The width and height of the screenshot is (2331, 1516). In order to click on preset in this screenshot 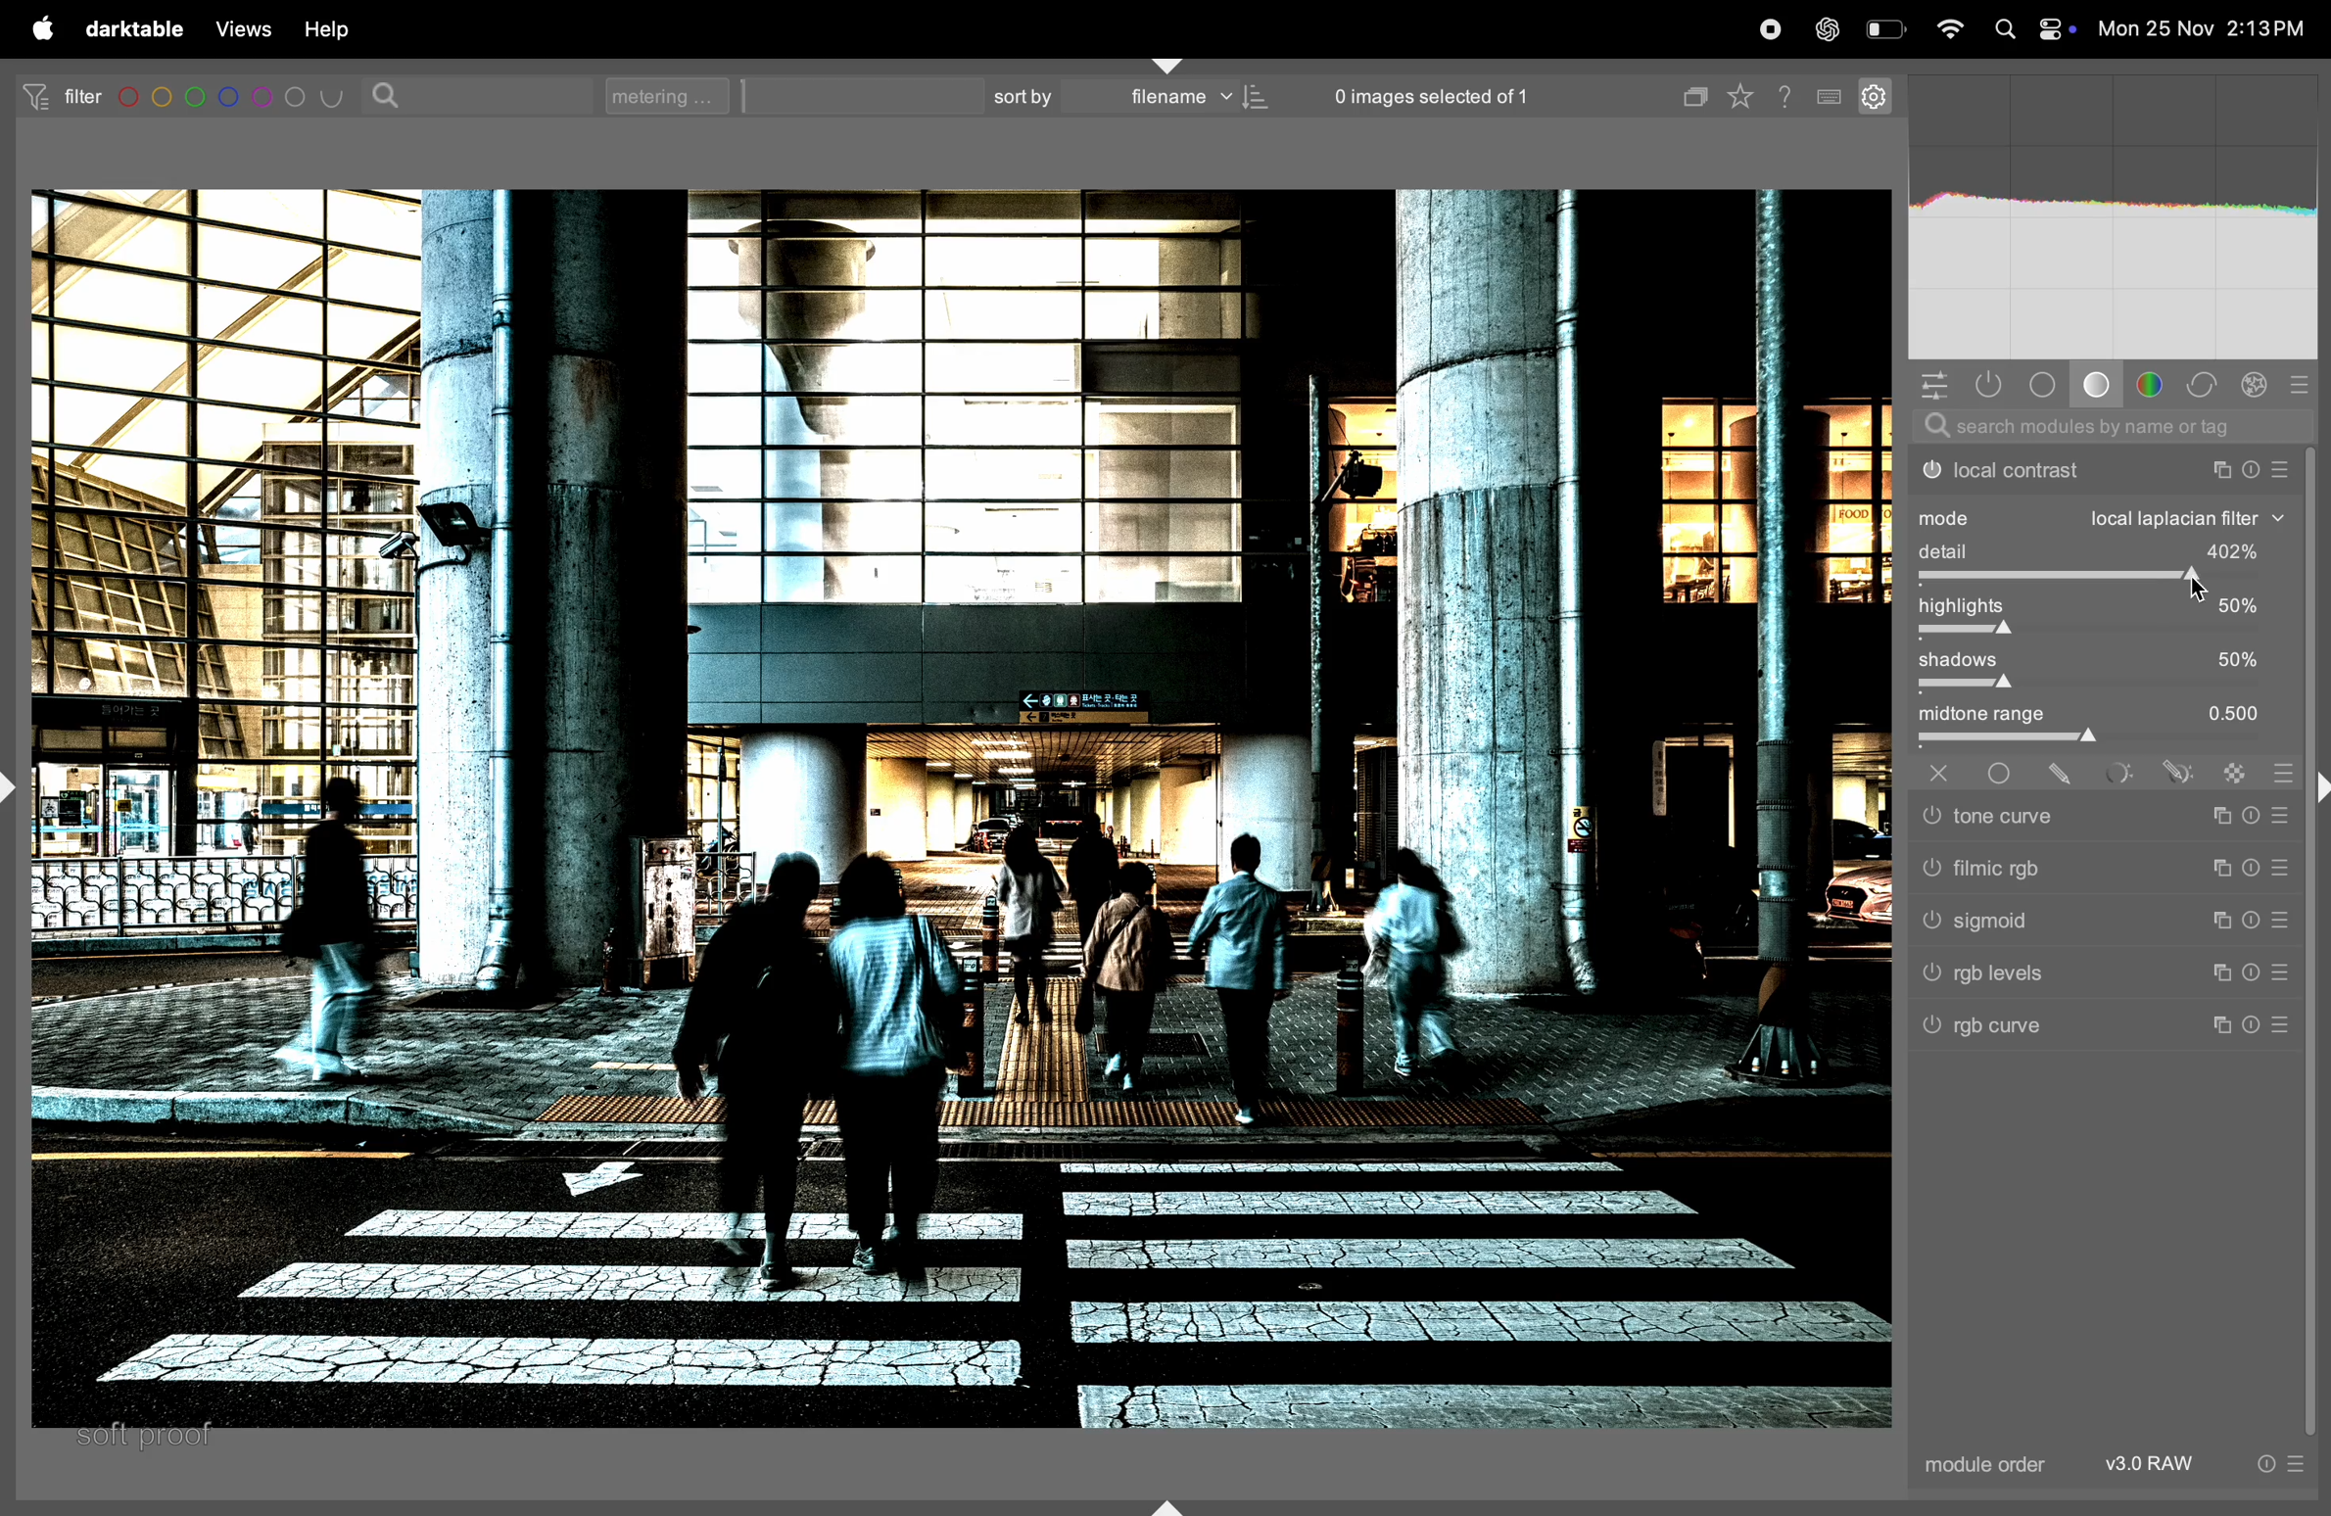, I will do `click(2281, 866)`.